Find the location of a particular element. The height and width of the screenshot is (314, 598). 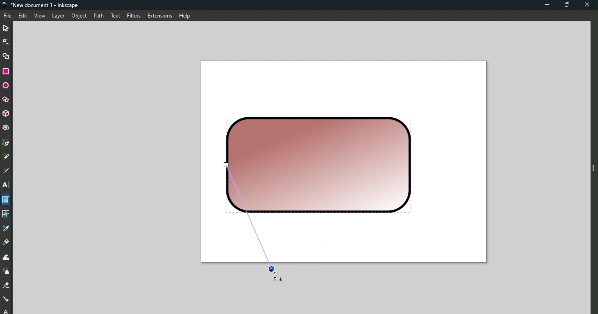

Tweak tool is located at coordinates (6, 258).